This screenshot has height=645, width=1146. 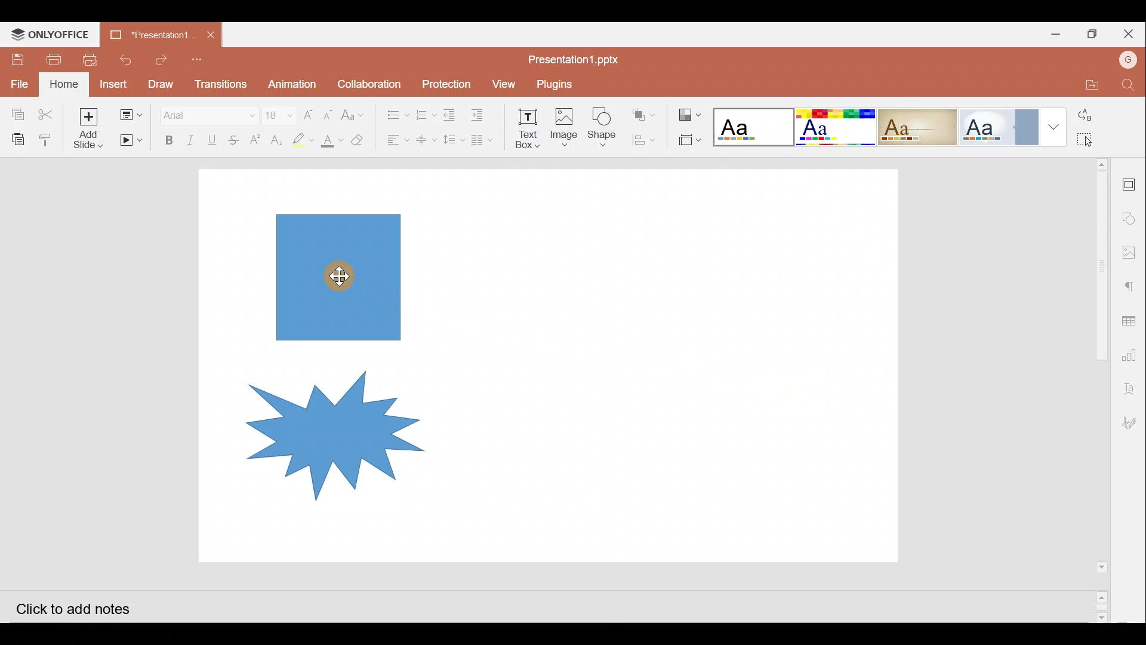 I want to click on Font size, so click(x=276, y=110).